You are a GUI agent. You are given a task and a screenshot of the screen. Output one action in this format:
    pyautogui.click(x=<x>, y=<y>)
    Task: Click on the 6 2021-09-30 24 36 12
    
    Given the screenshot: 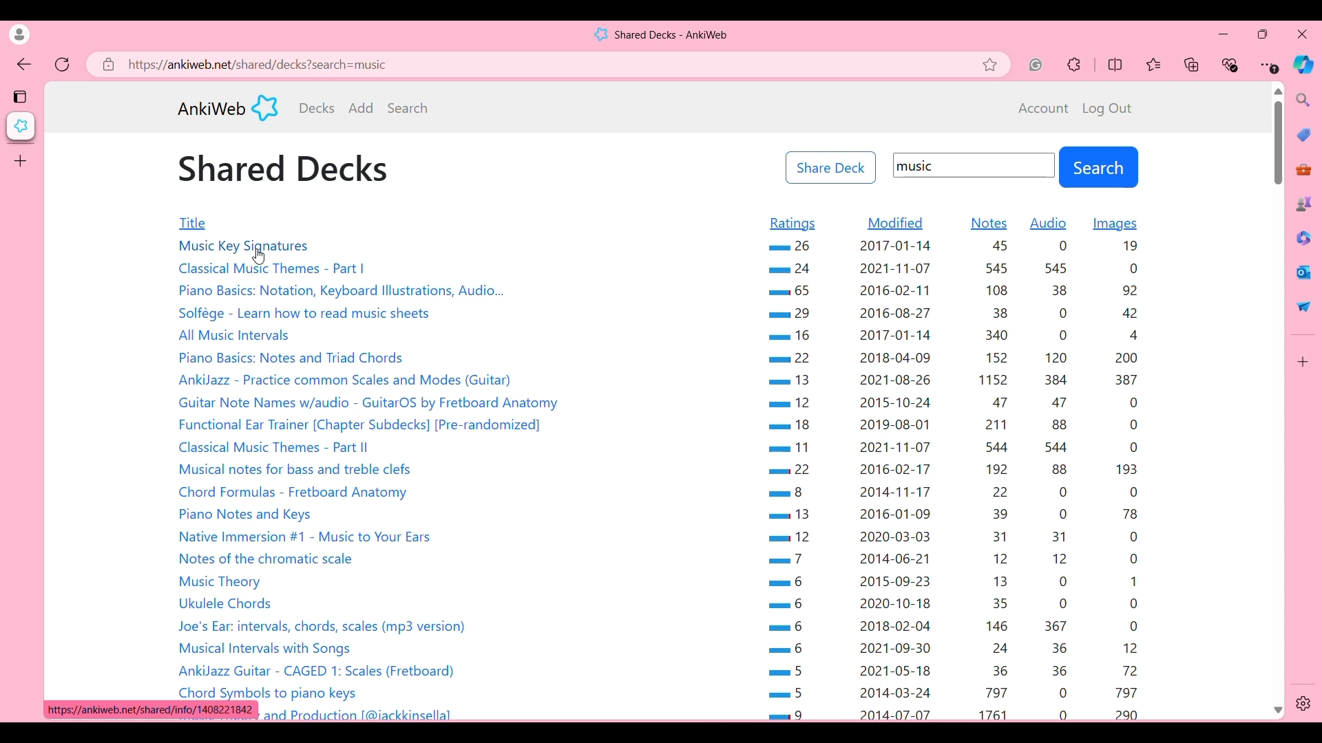 What is the action you would take?
    pyautogui.click(x=958, y=649)
    